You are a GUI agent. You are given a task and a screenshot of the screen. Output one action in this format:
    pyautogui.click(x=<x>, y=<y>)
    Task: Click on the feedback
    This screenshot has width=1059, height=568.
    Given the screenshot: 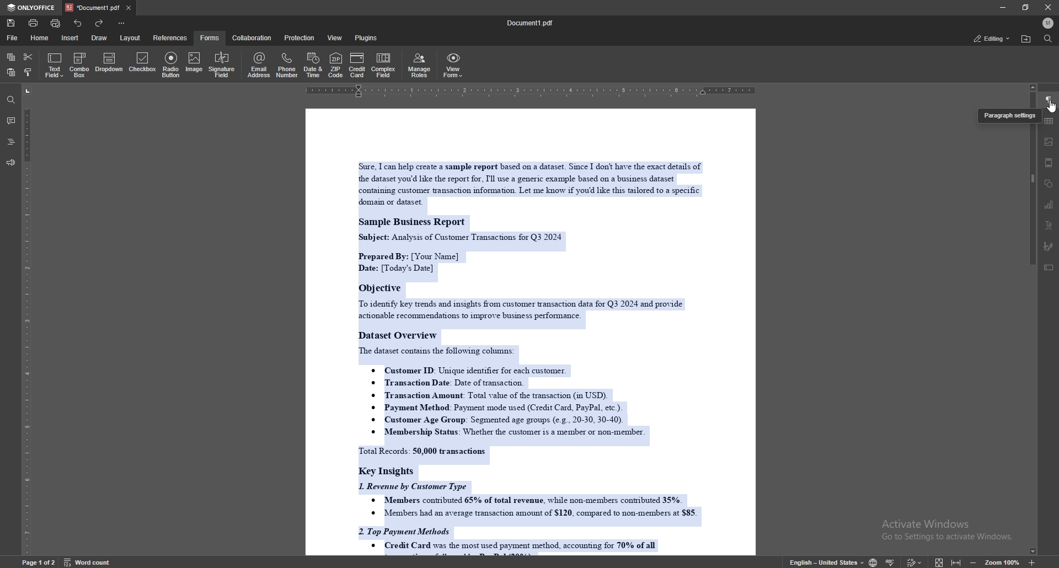 What is the action you would take?
    pyautogui.click(x=10, y=163)
    